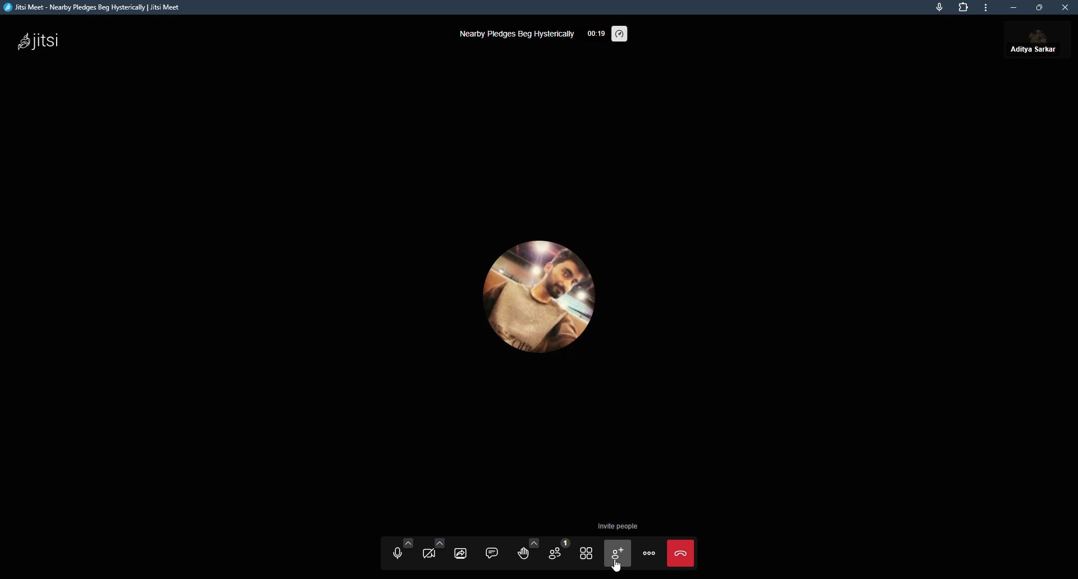 This screenshot has height=579, width=1078. I want to click on nearby pledges beg hysterically, so click(517, 34).